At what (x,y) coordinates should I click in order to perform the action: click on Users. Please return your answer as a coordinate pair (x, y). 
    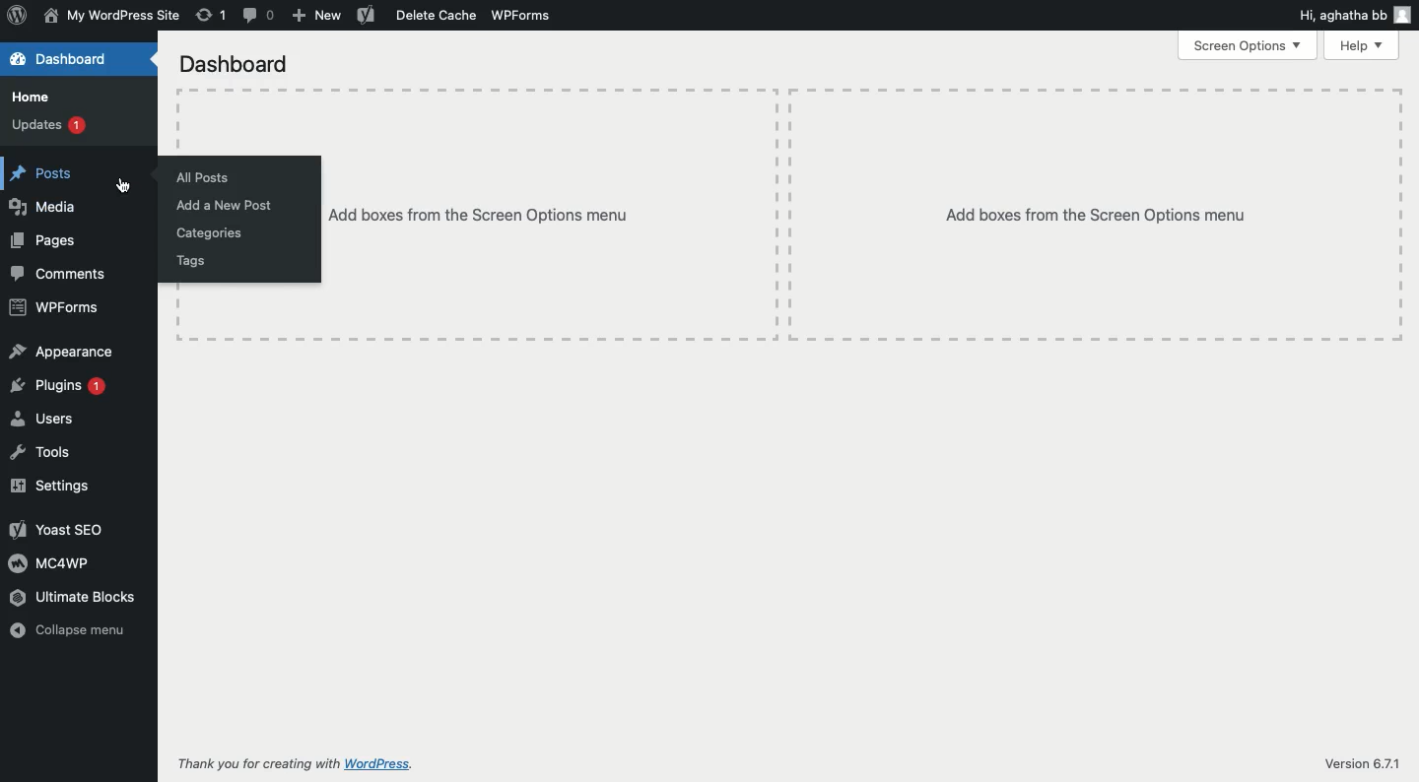
    Looking at the image, I should click on (52, 420).